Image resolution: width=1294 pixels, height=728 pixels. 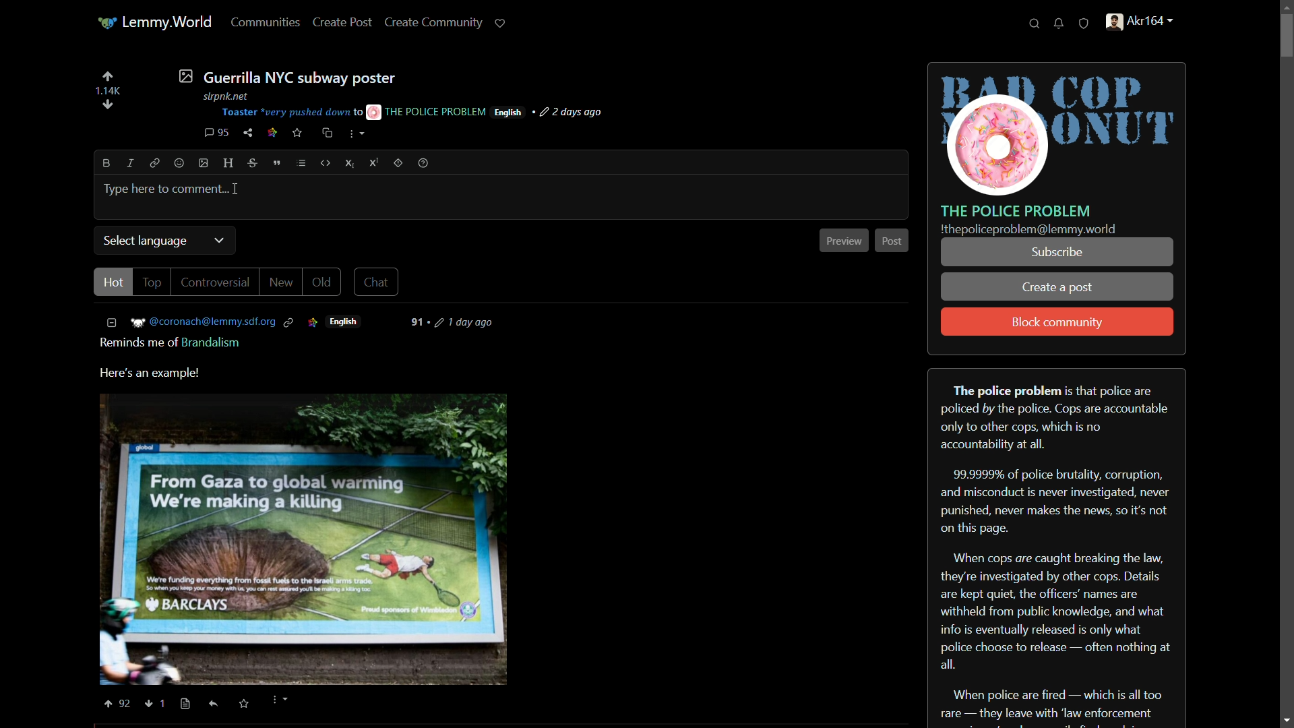 I want to click on image, so click(x=305, y=540).